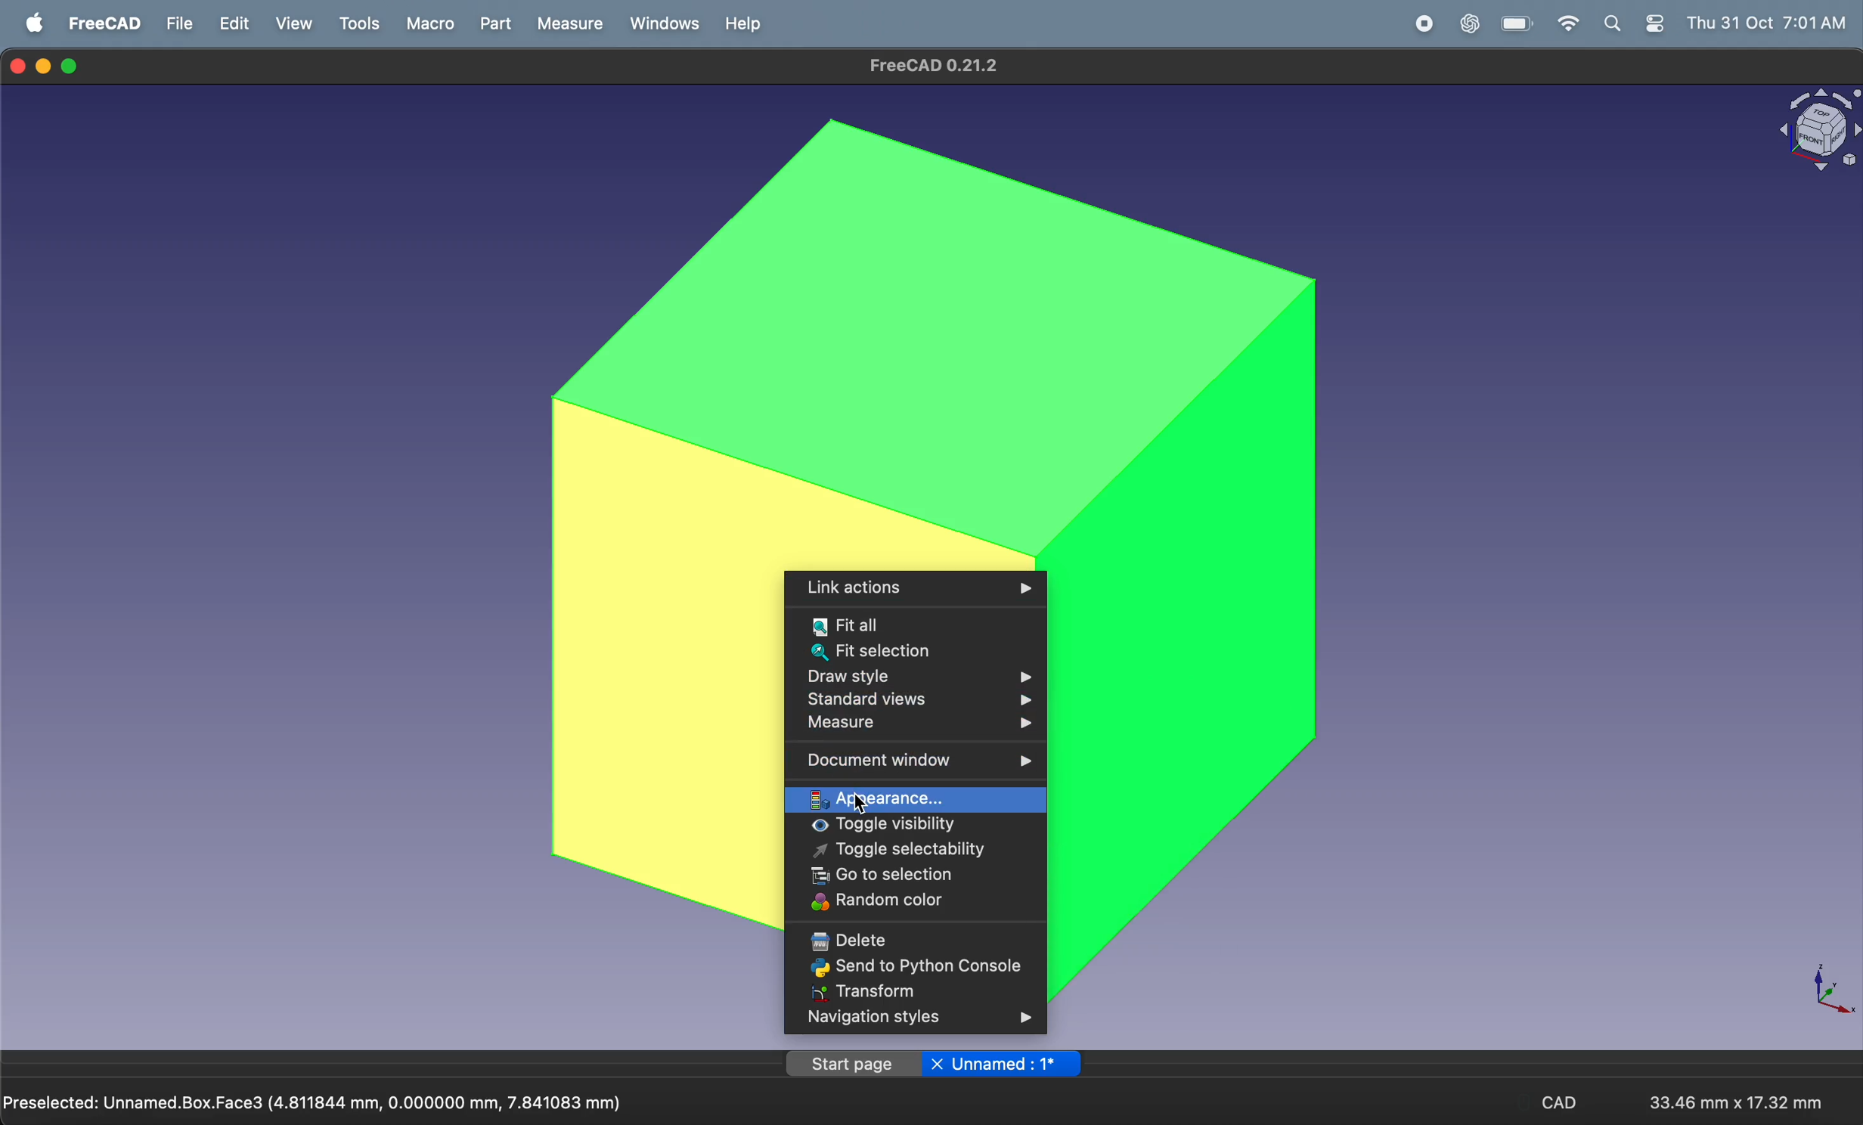 The height and width of the screenshot is (1125, 1863). I want to click on random color, so click(913, 902).